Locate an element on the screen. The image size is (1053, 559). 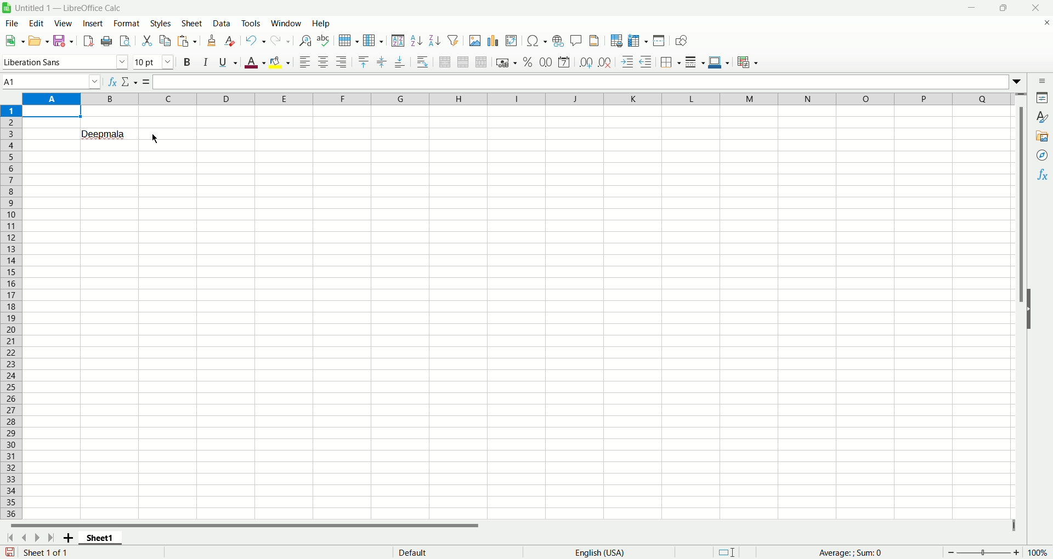
Input line is located at coordinates (587, 82).